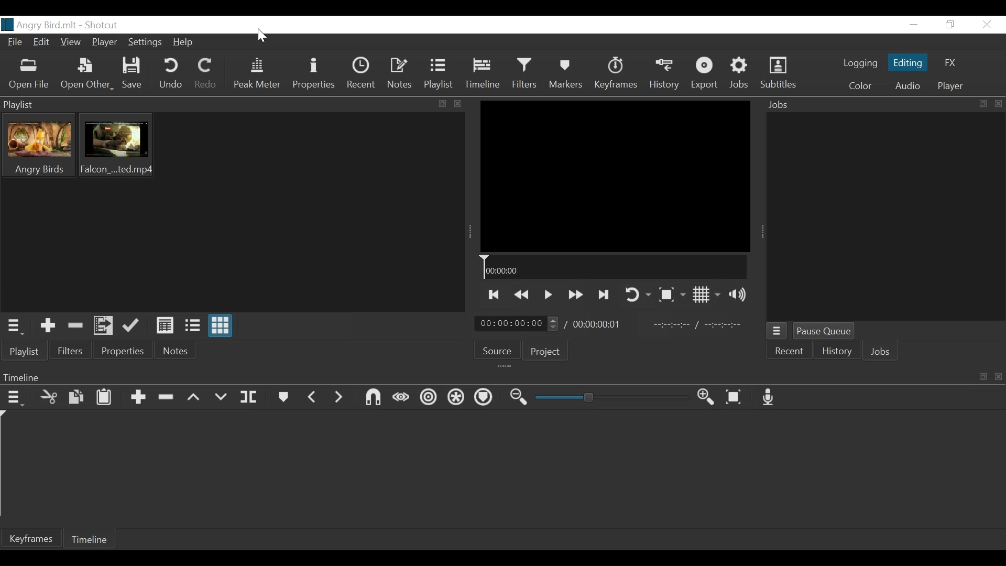 The width and height of the screenshot is (1006, 566). What do you see at coordinates (740, 295) in the screenshot?
I see `Show volume control` at bounding box center [740, 295].